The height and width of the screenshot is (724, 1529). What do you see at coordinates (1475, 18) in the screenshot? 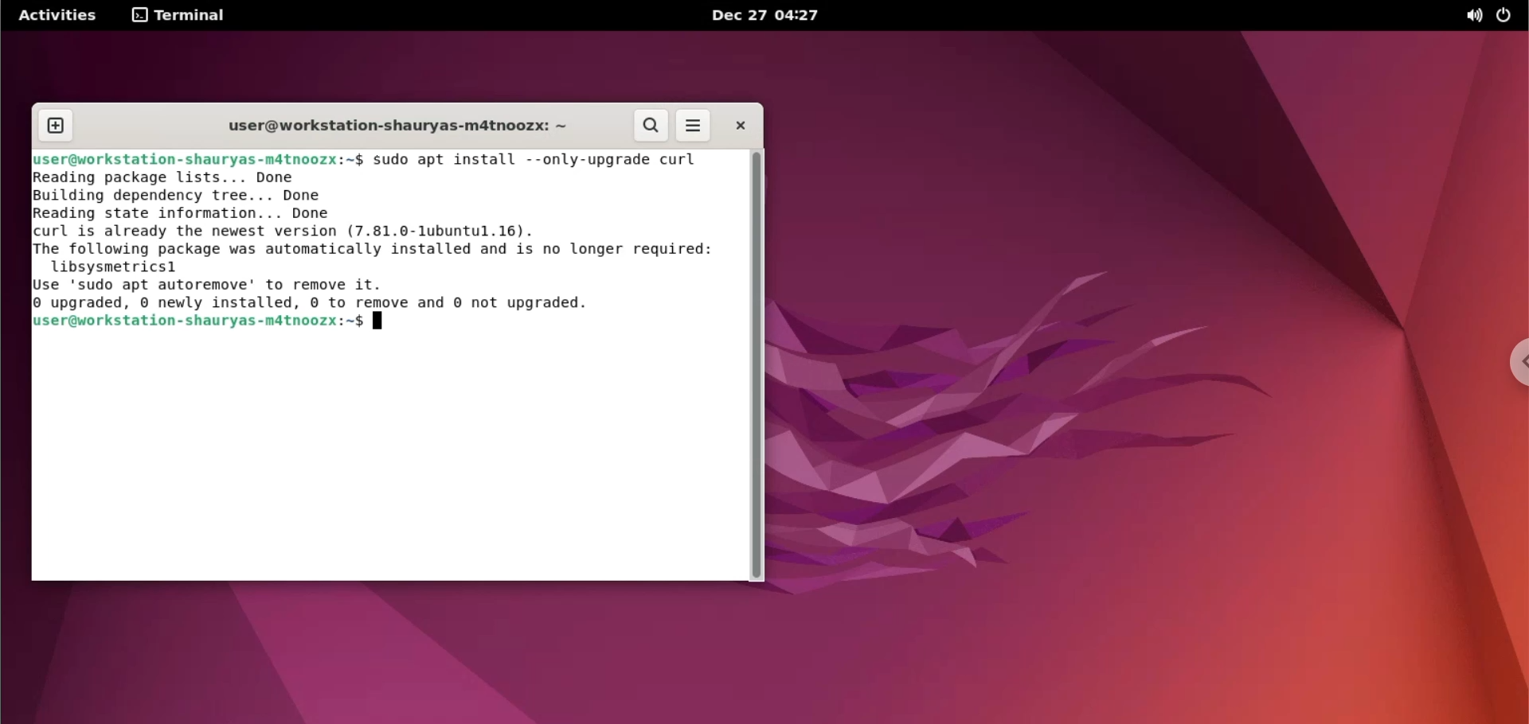
I see `sound option` at bounding box center [1475, 18].